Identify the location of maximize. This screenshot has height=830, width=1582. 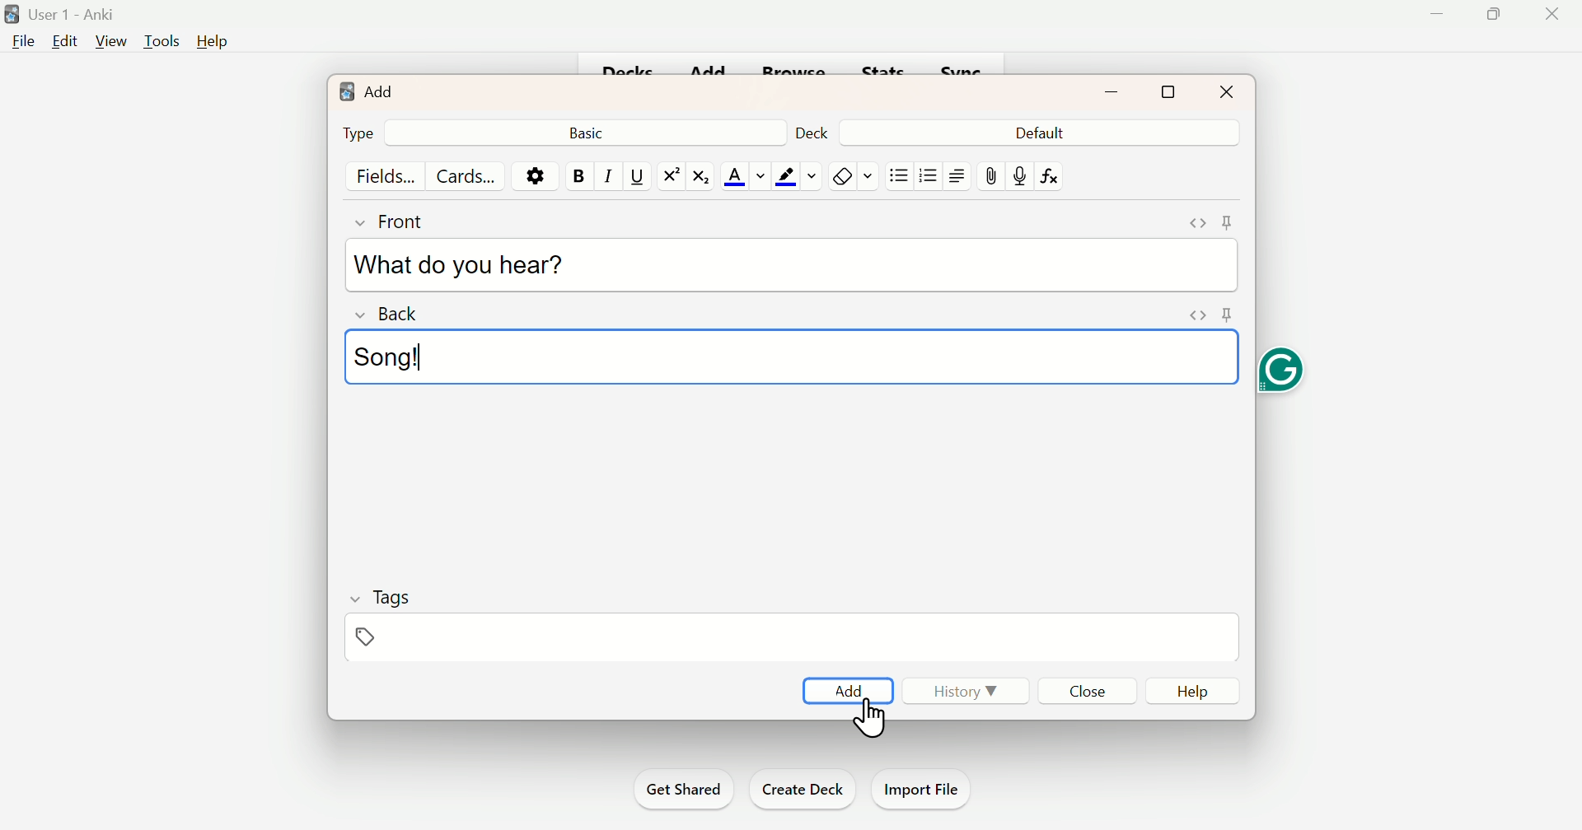
(1167, 93).